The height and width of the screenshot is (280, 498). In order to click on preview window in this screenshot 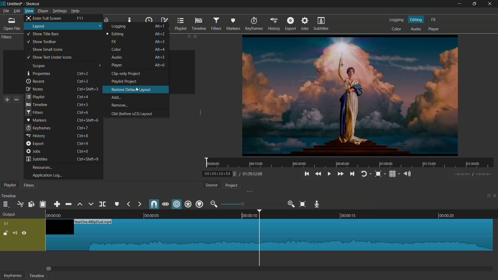, I will do `click(350, 95)`.